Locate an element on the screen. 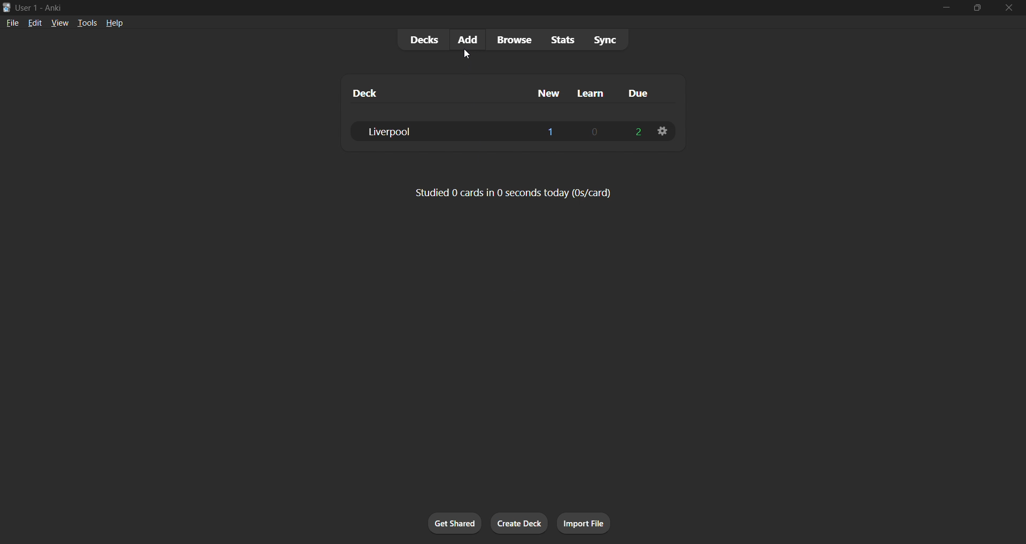 This screenshot has width=1026, height=544. maximize/restore is located at coordinates (979, 6).